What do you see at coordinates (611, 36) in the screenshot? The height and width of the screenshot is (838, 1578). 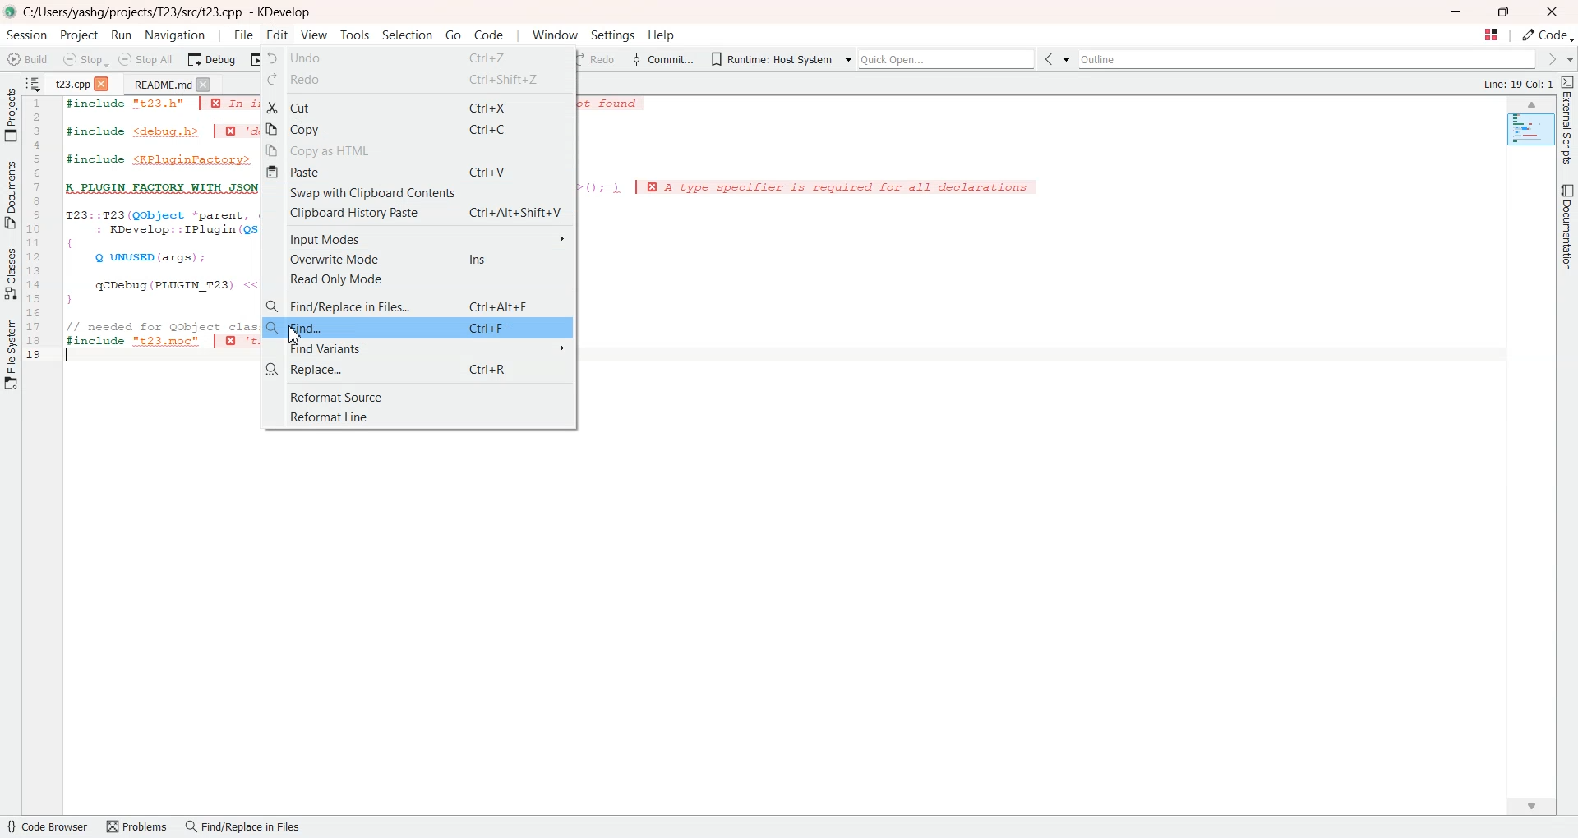 I see `Settings` at bounding box center [611, 36].